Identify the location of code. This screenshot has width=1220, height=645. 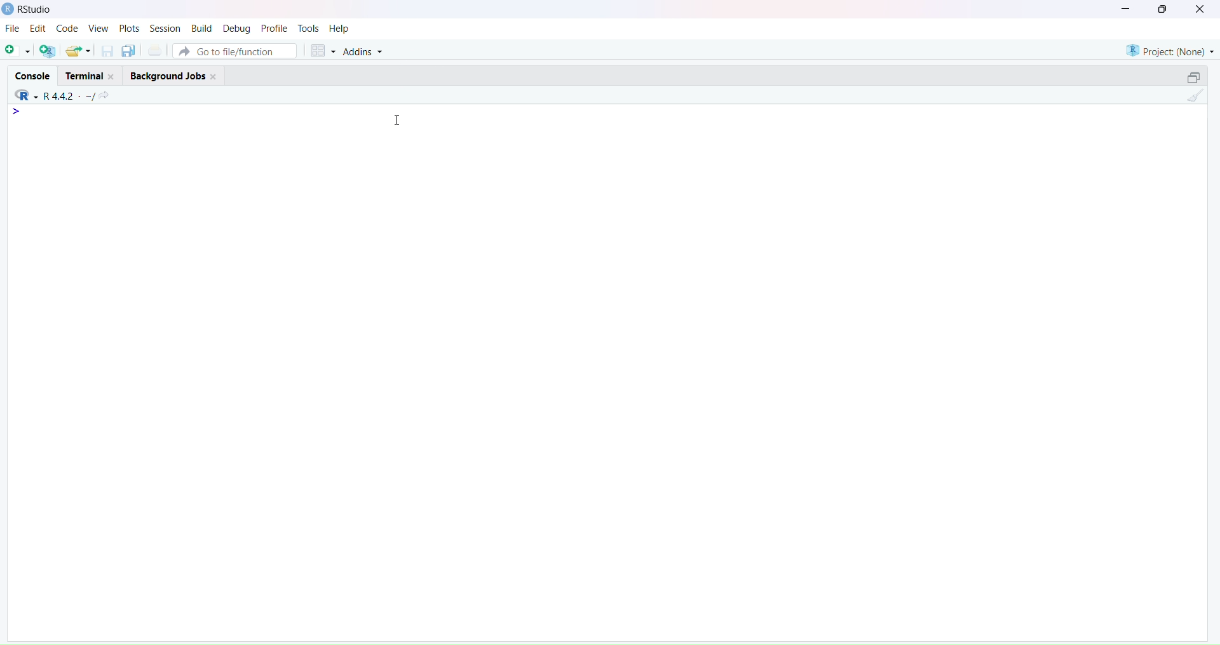
(70, 29).